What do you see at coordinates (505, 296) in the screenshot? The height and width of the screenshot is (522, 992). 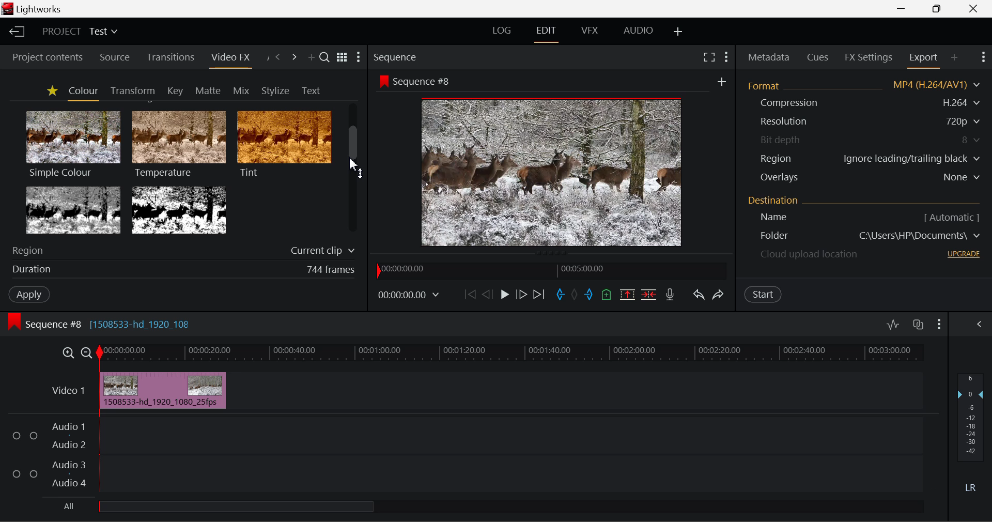 I see `Play` at bounding box center [505, 296].